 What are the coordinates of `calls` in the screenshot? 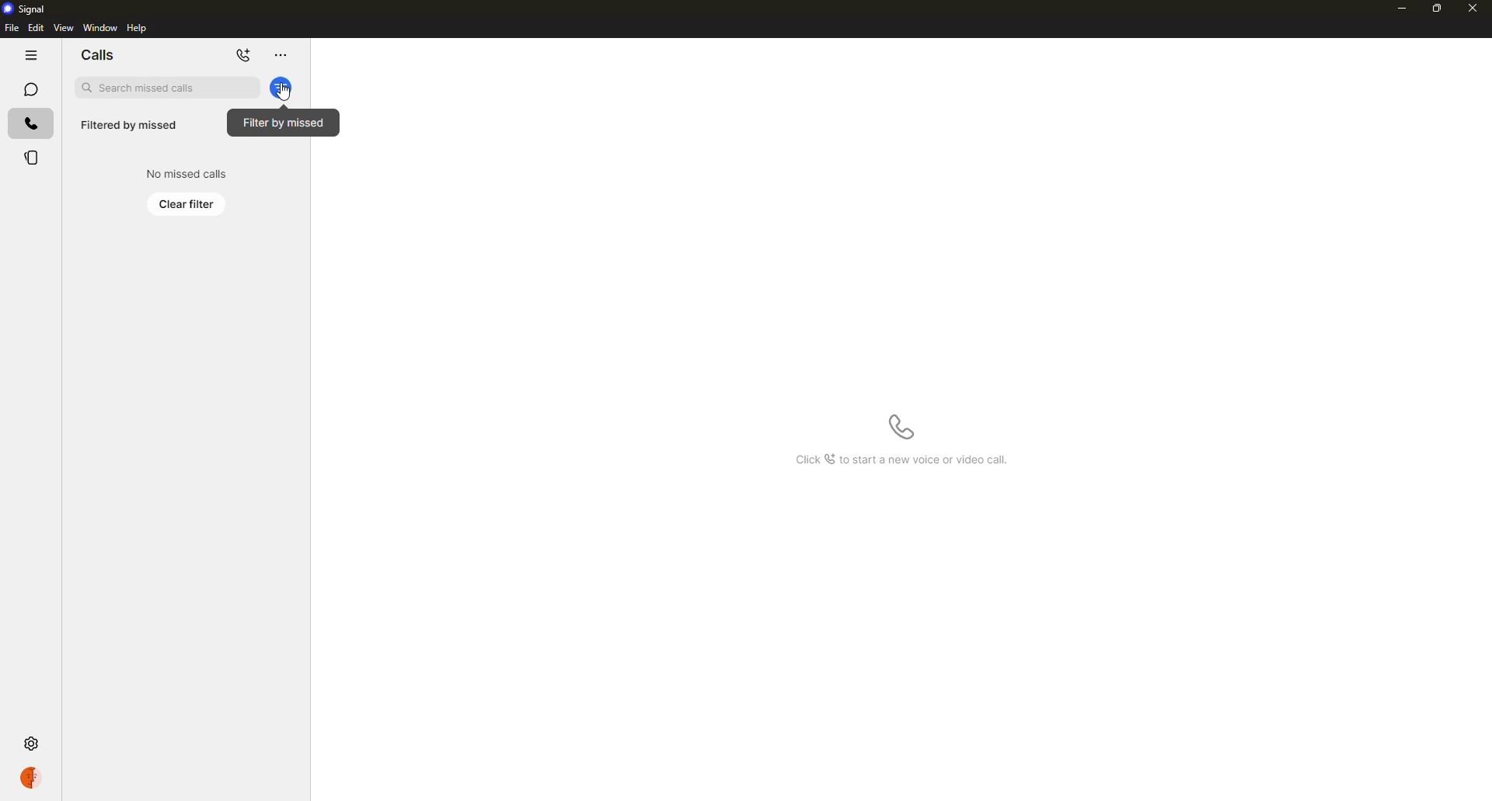 It's located at (31, 123).